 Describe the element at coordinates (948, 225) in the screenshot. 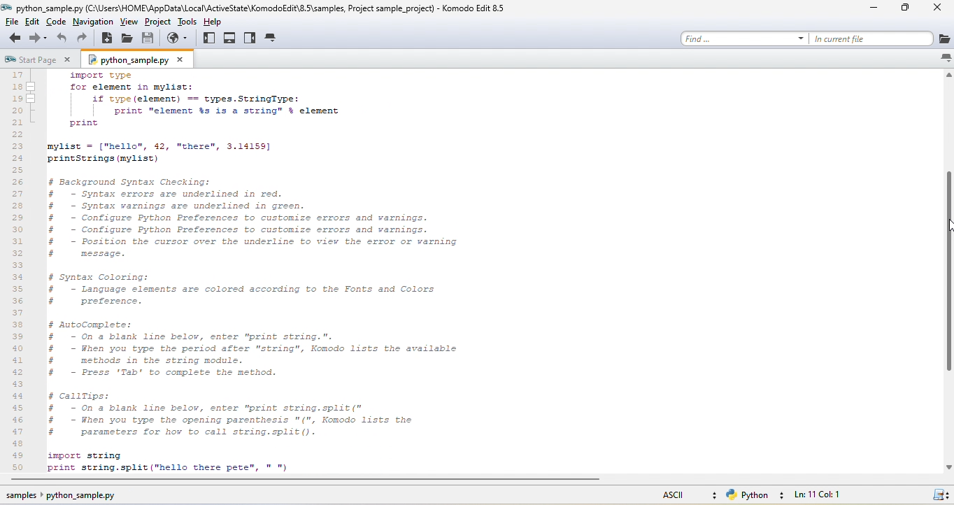

I see `cursor at mouse up` at that location.